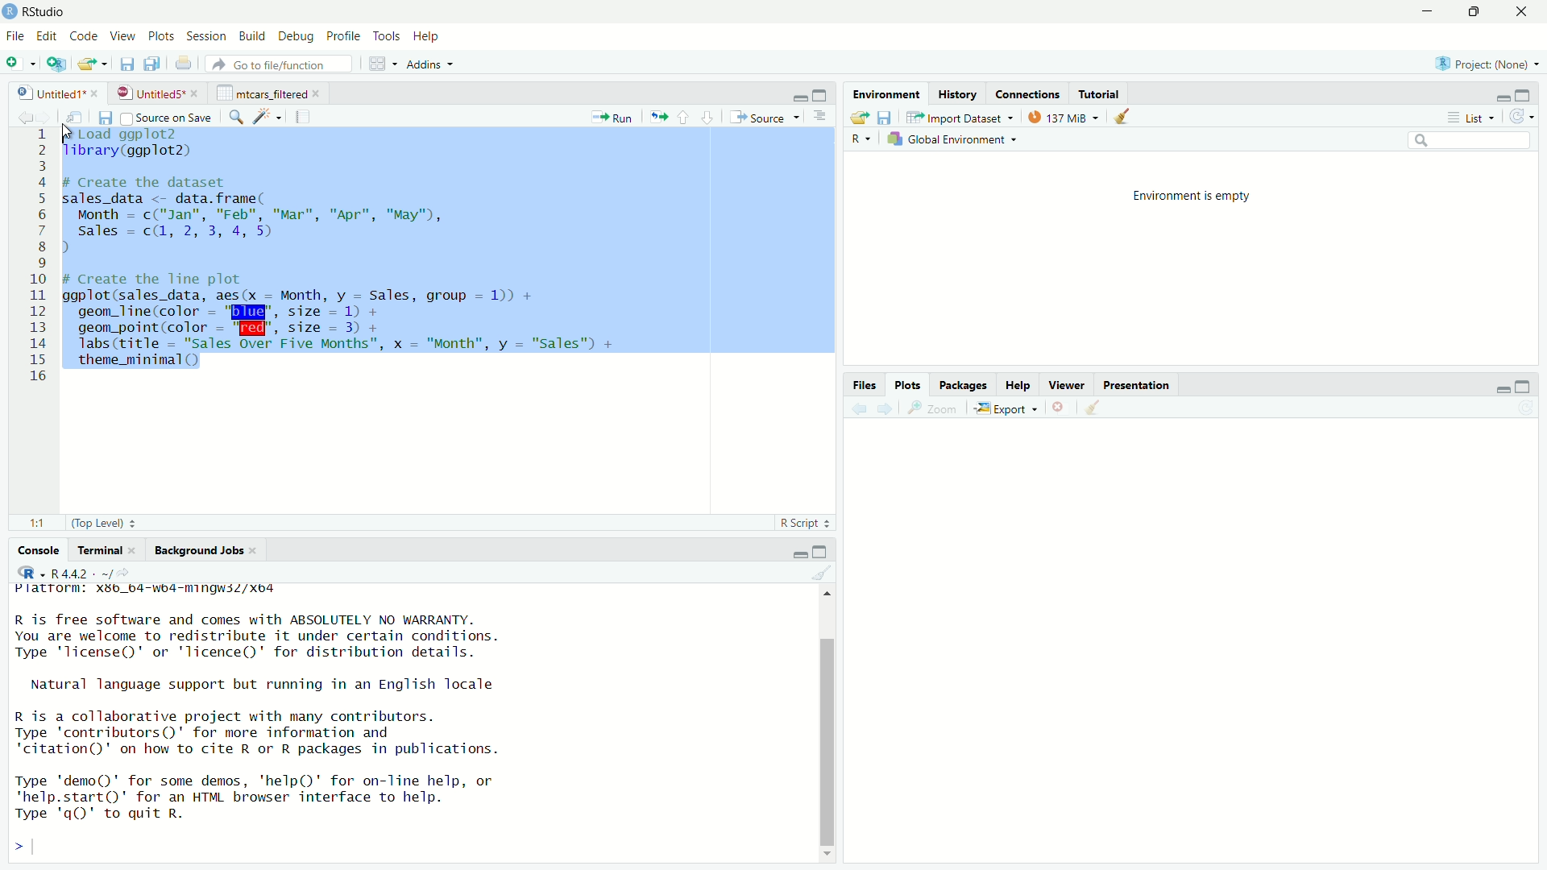 The image size is (1547, 870). Describe the element at coordinates (861, 409) in the screenshot. I see `back` at that location.